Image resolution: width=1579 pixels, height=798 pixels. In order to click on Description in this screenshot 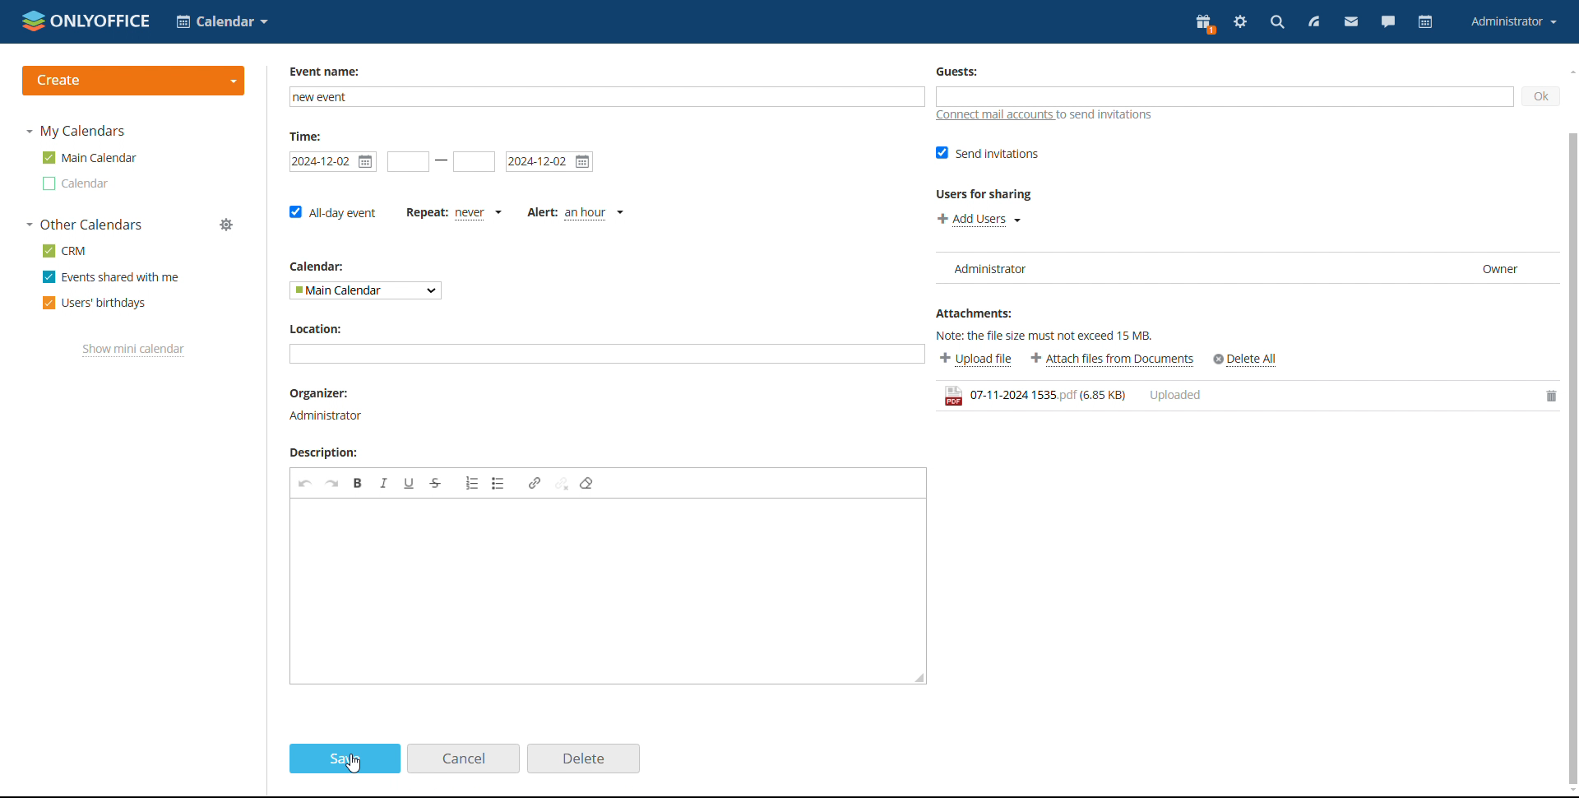, I will do `click(319, 453)`.